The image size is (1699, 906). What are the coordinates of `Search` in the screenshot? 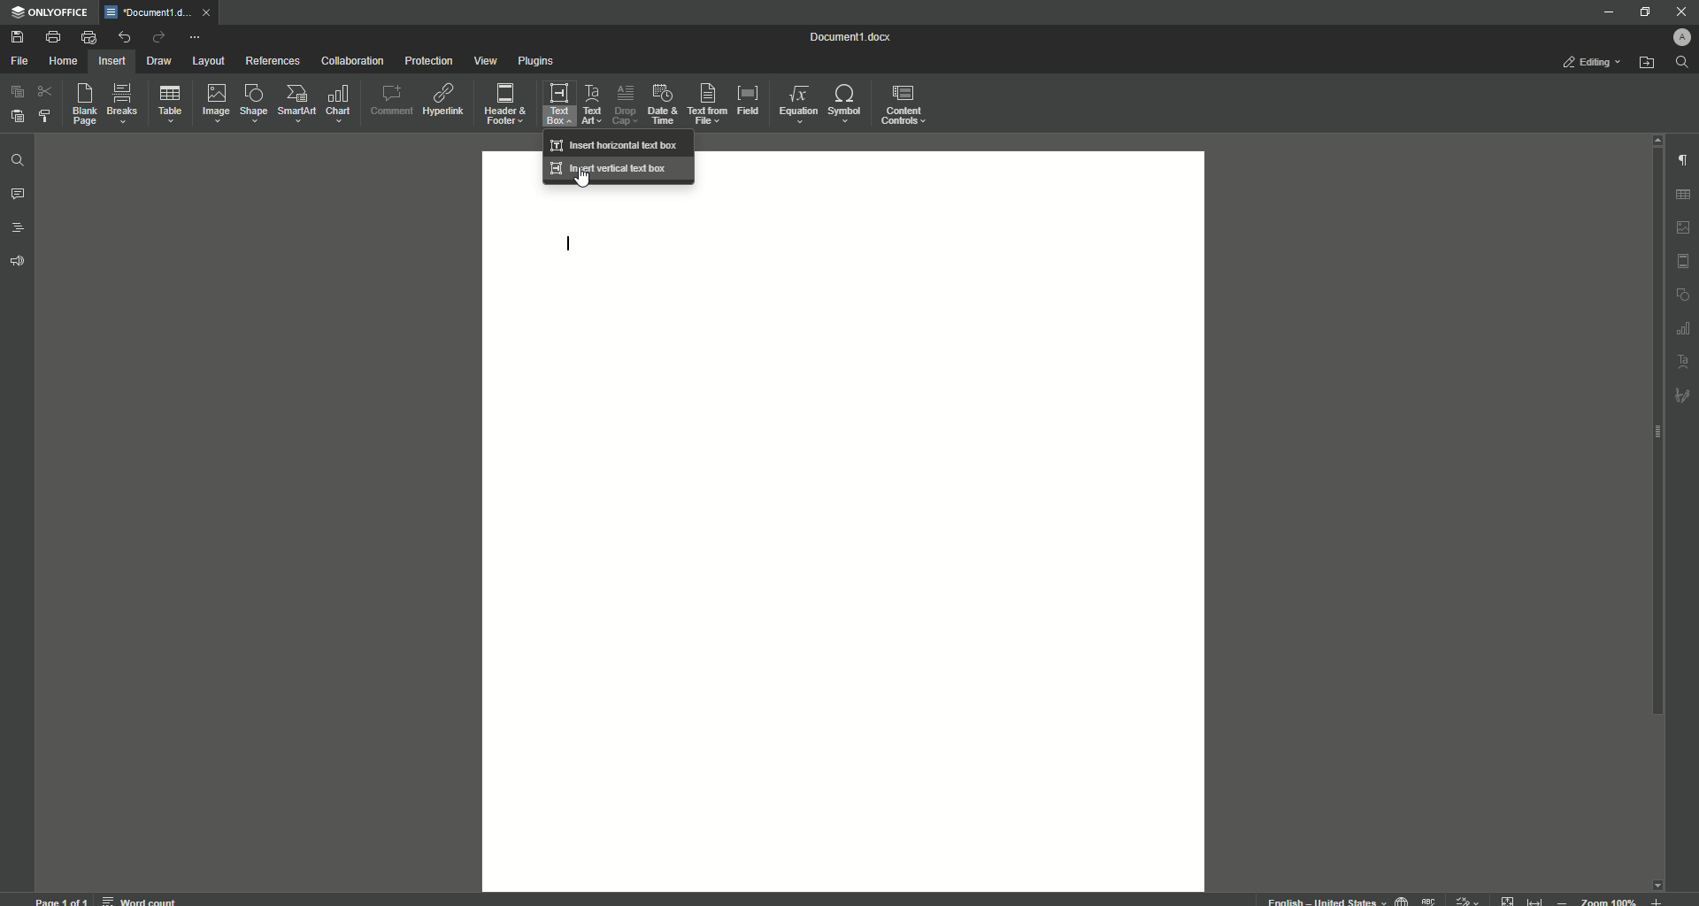 It's located at (1682, 63).